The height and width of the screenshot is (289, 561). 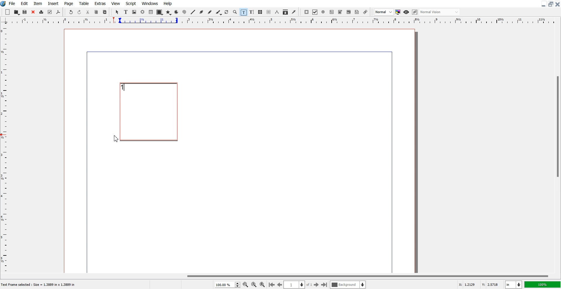 What do you see at coordinates (40, 285) in the screenshot?
I see `Text` at bounding box center [40, 285].